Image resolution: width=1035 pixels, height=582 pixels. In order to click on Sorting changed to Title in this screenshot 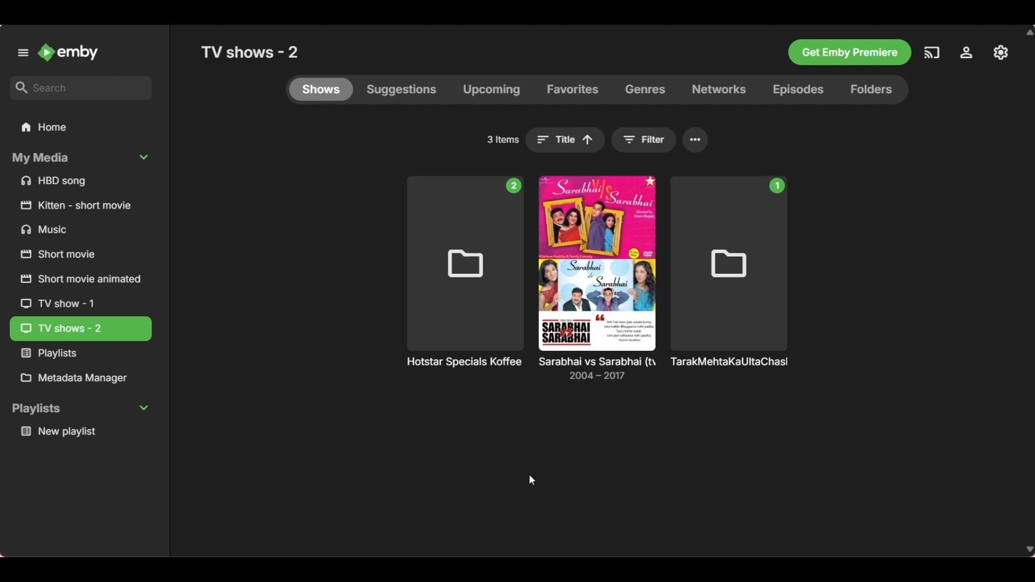, I will do `click(565, 140)`.